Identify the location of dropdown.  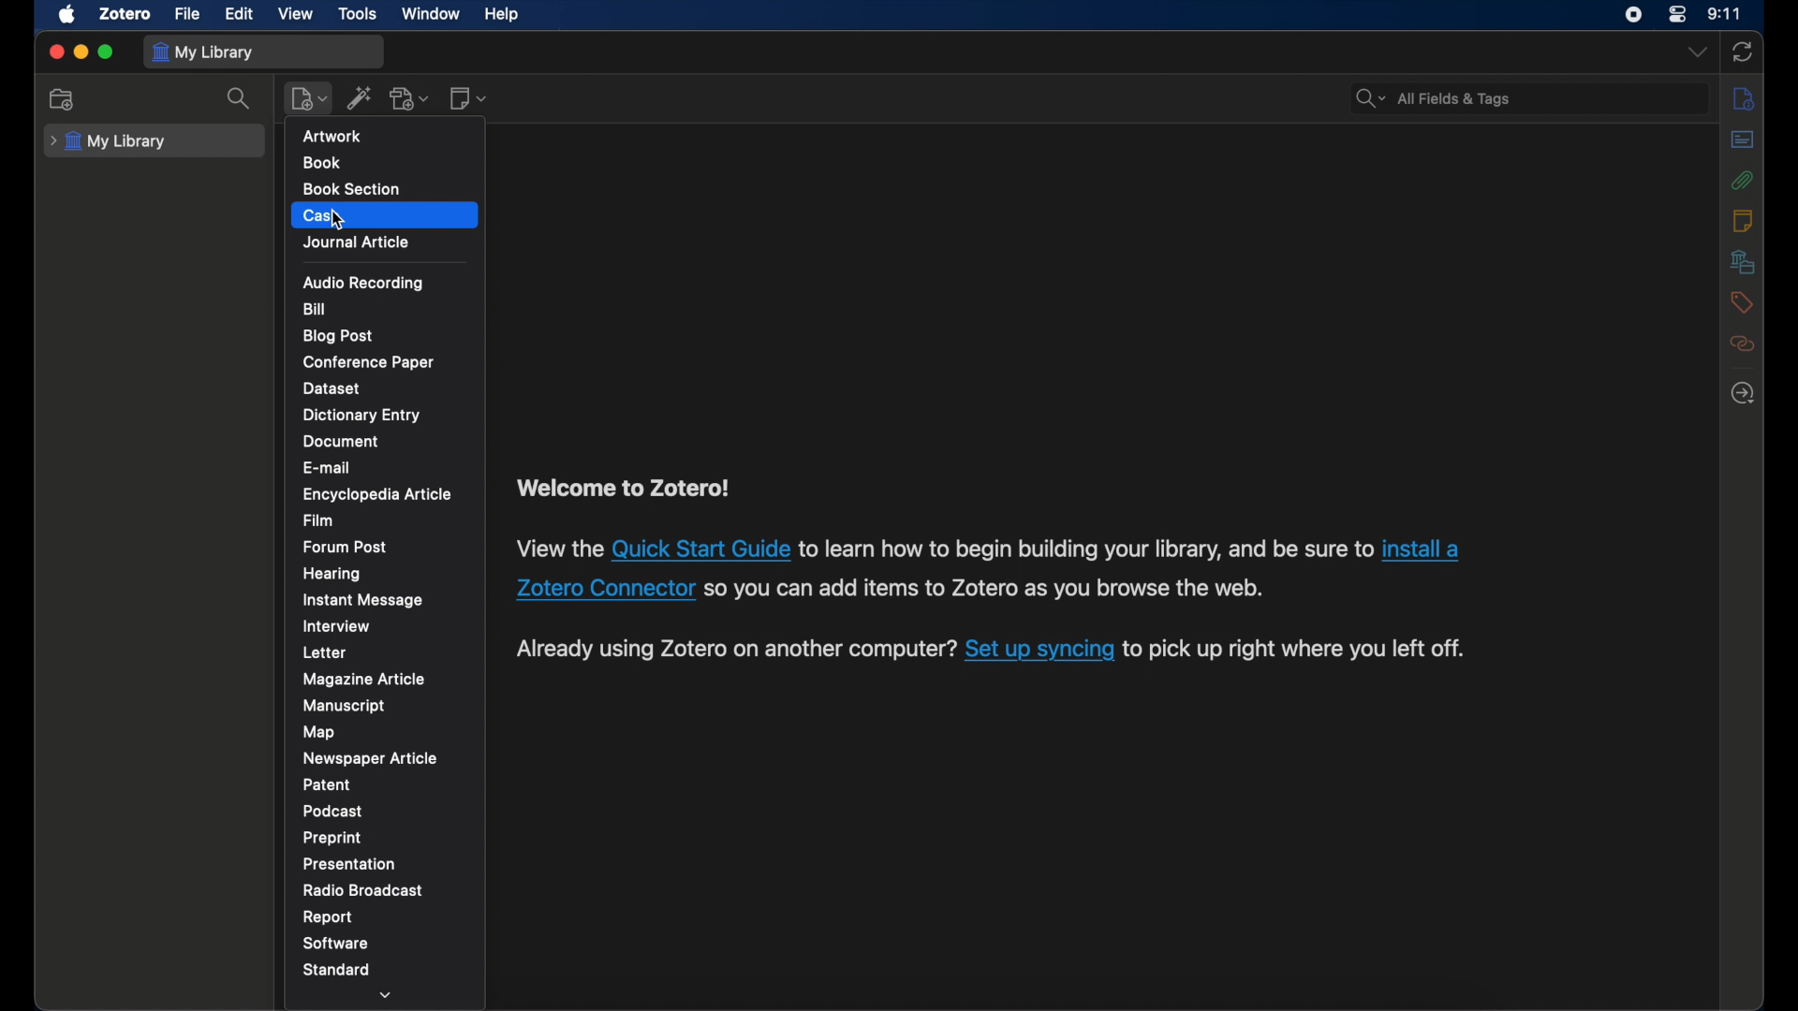
(386, 997).